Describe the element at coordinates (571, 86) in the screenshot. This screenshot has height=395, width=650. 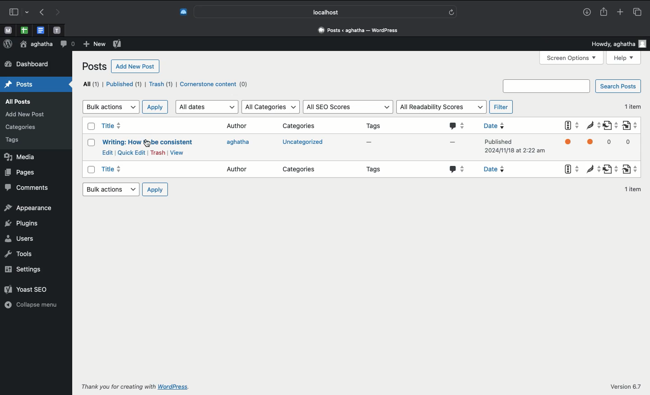
I see `Search posts` at that location.